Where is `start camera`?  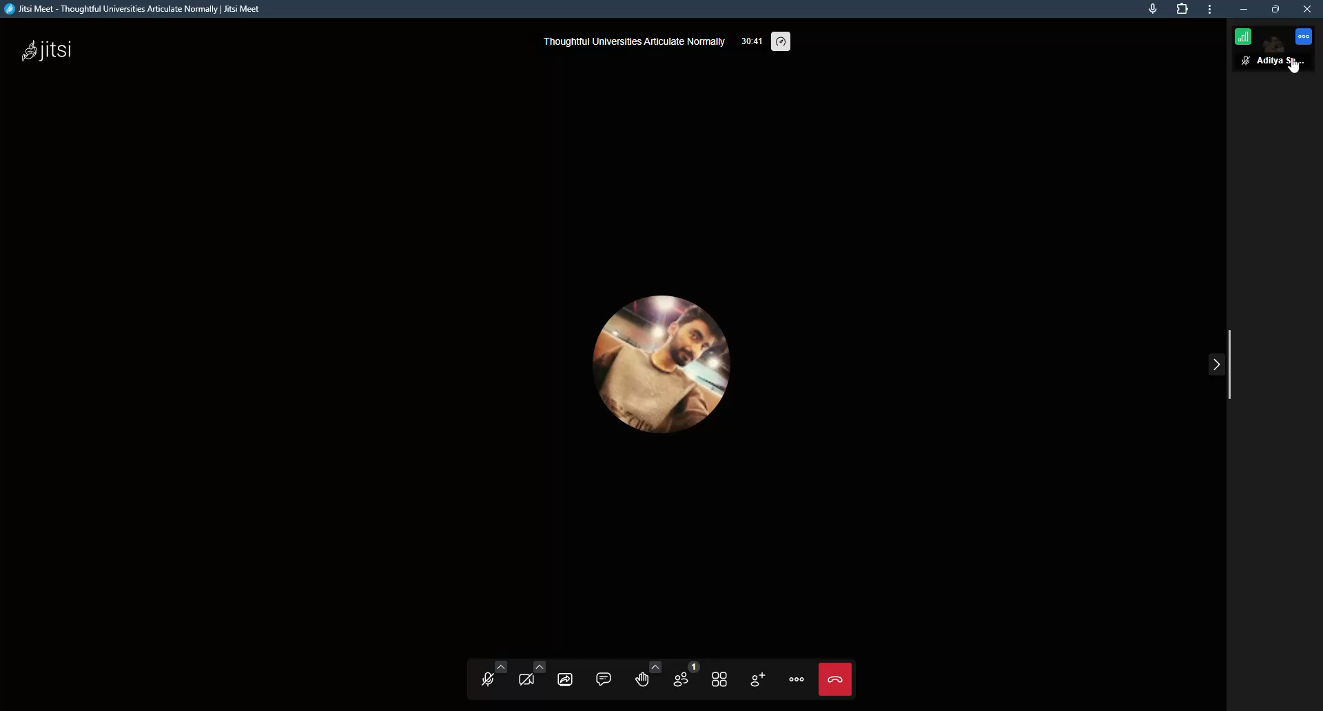
start camera is located at coordinates (530, 677).